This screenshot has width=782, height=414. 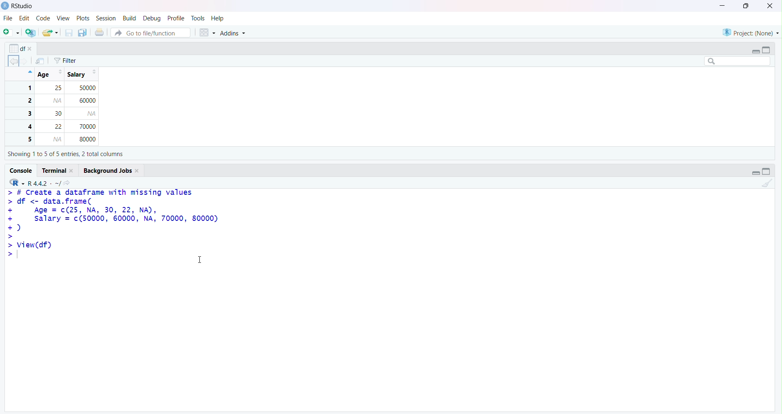 I want to click on Edit, so click(x=25, y=18).